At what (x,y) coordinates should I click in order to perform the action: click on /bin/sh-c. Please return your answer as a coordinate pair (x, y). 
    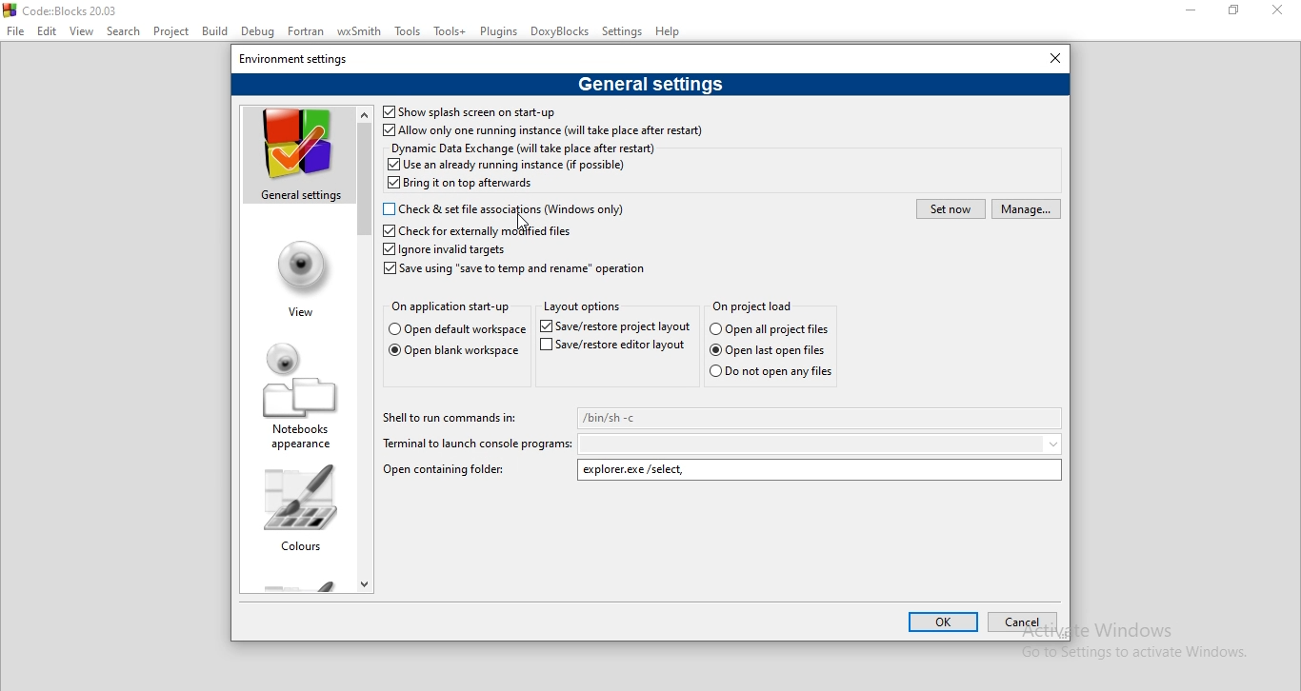
    Looking at the image, I should click on (821, 418).